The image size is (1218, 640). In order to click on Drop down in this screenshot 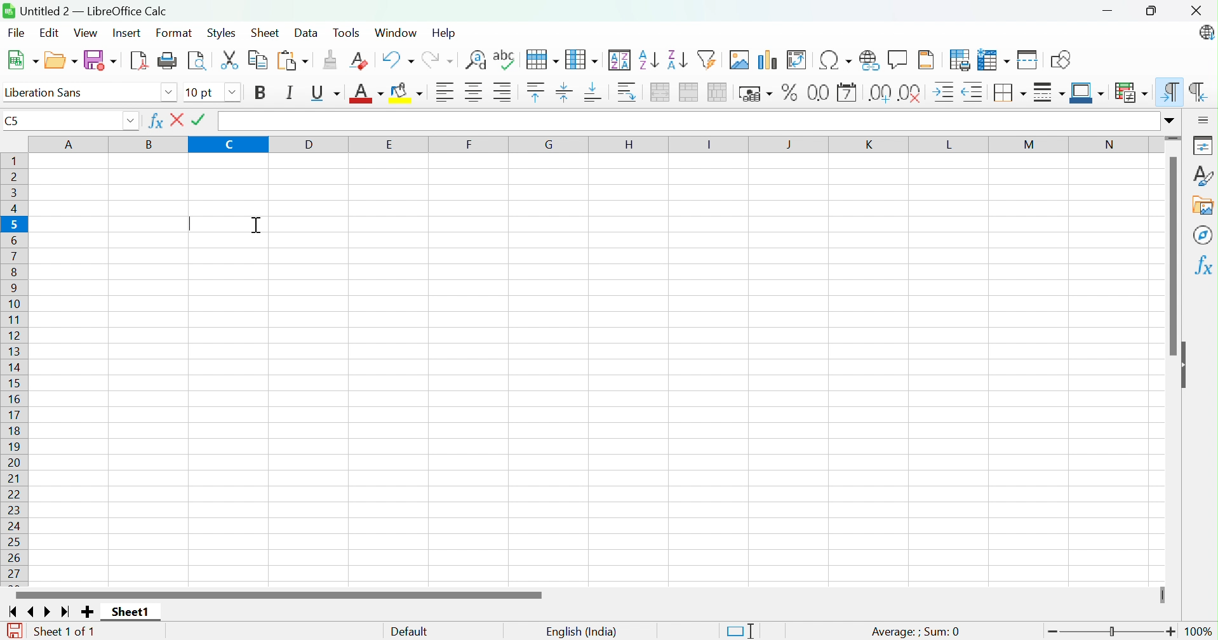, I will do `click(170, 93)`.